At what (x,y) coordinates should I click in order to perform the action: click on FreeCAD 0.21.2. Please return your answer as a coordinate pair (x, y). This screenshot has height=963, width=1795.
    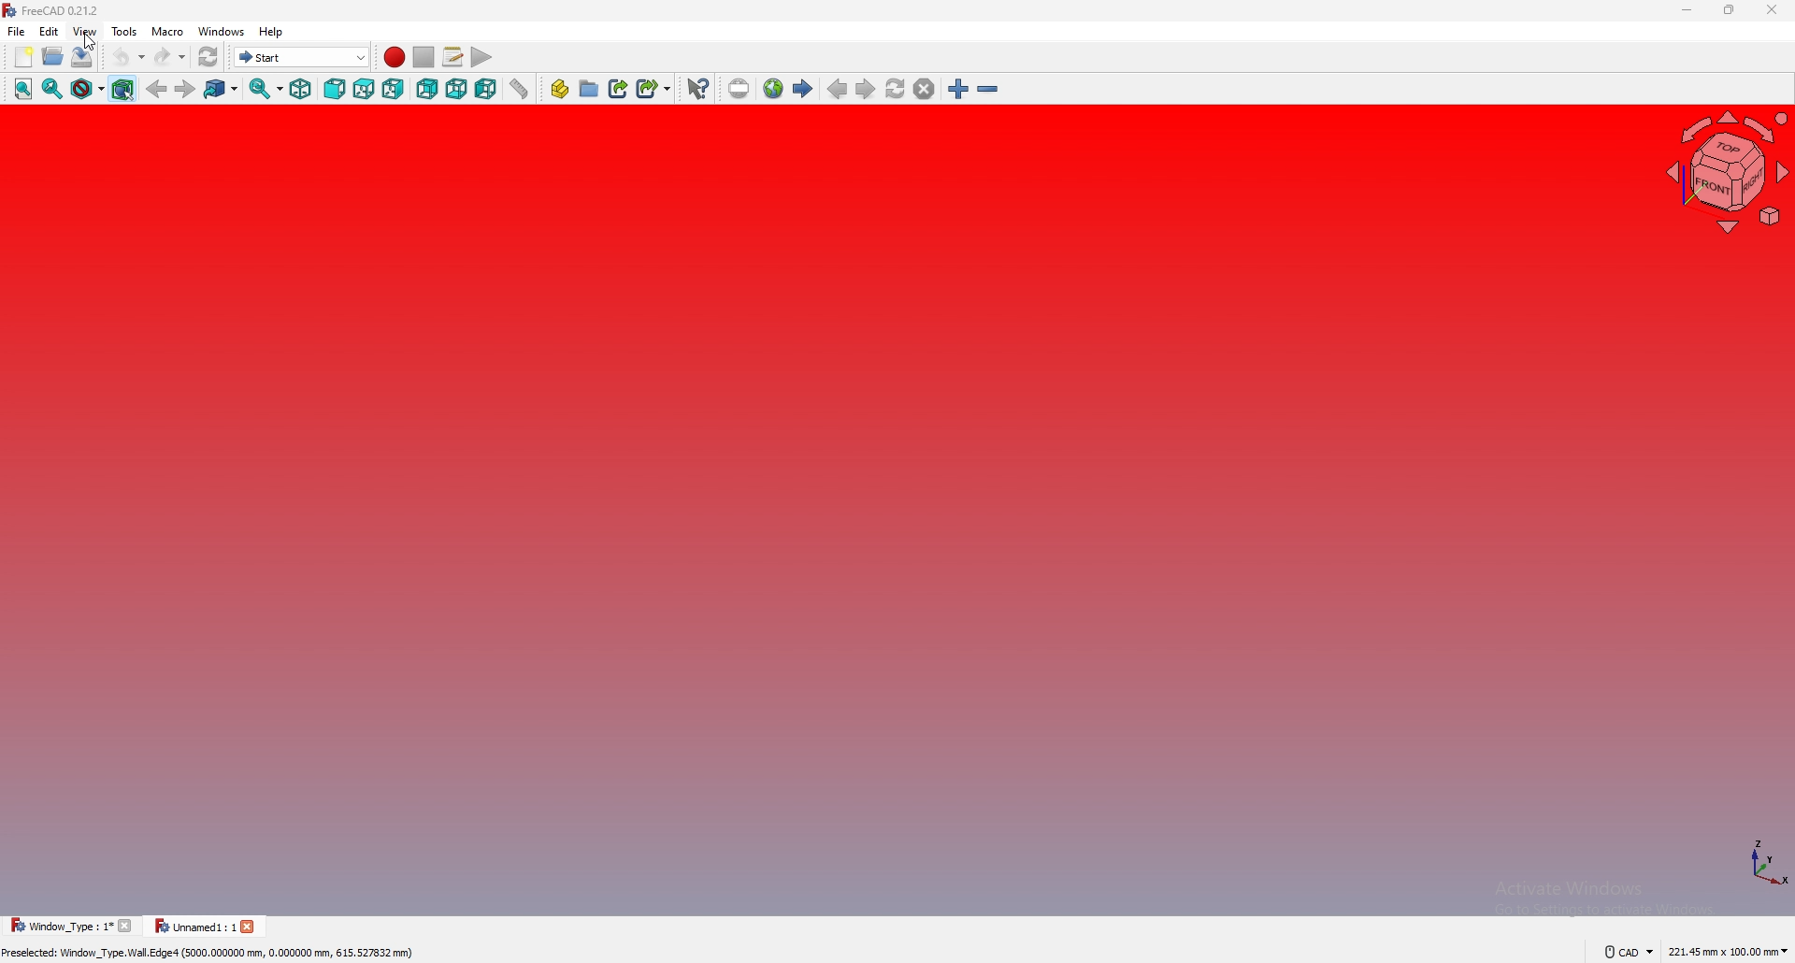
    Looking at the image, I should click on (54, 10).